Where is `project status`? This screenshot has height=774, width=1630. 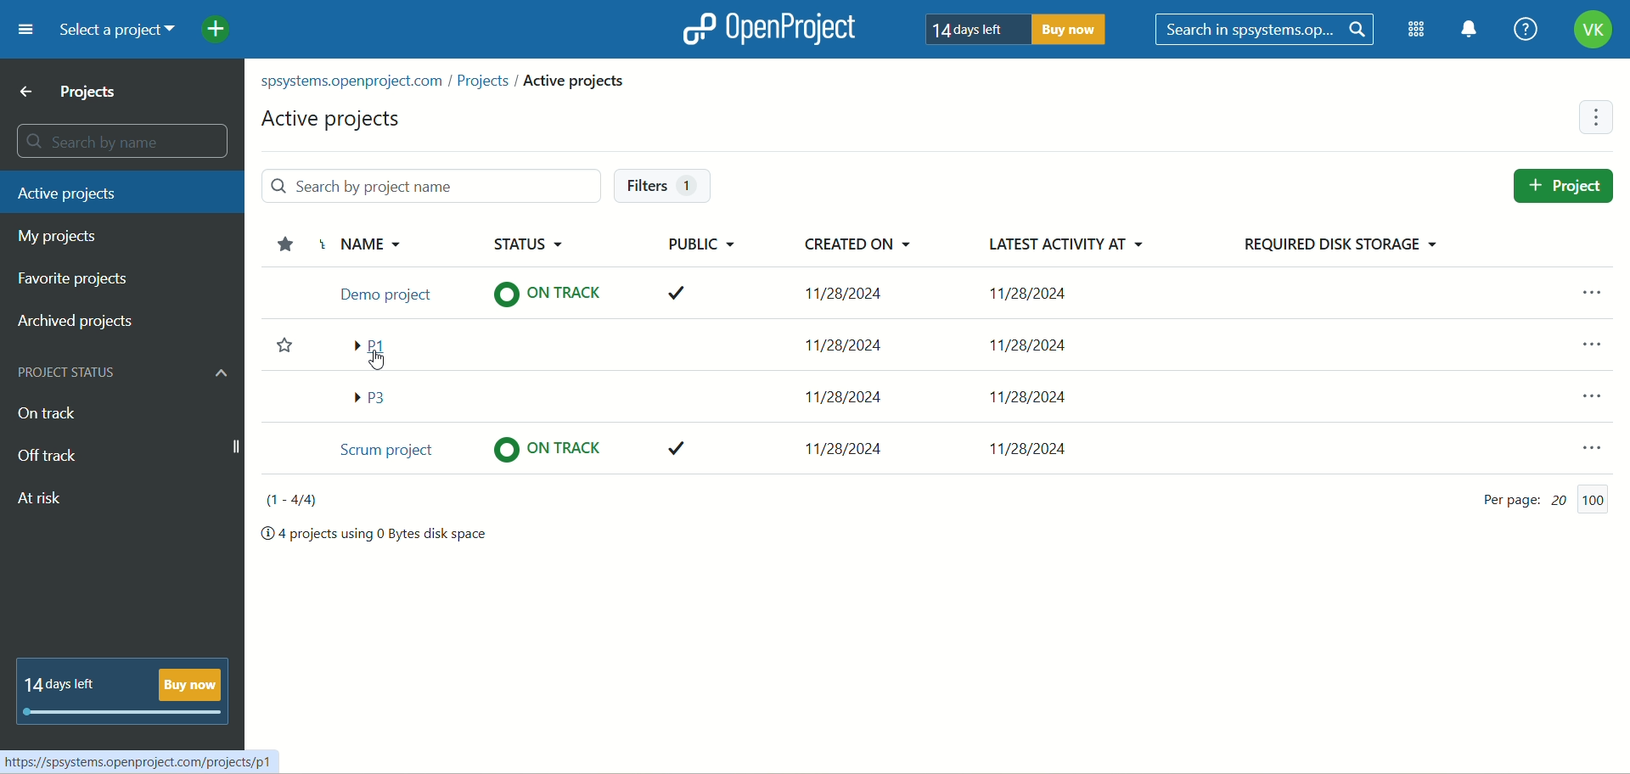
project status is located at coordinates (128, 375).